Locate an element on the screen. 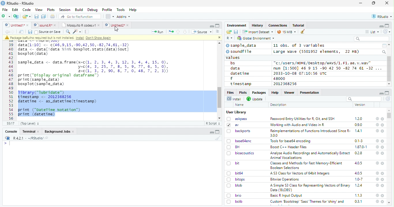 The width and height of the screenshot is (394, 207). datetime is located at coordinates (240, 73).